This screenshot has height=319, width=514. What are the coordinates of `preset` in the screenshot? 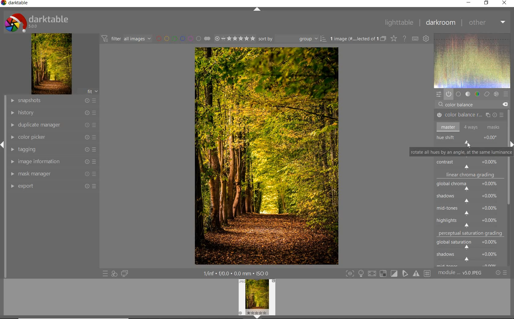 It's located at (505, 94).